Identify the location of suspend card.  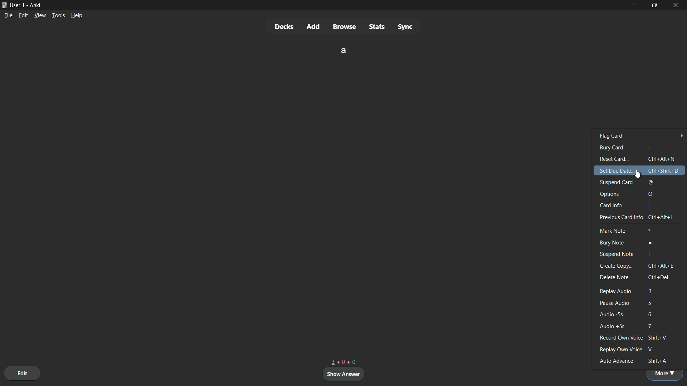
(614, 182).